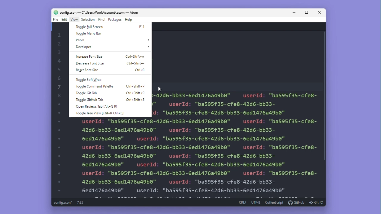  Describe the element at coordinates (199, 157) in the screenshot. I see `userId: "ba595f35-cfe8-42d6-bb33-6ed1476a49b8" userId: "ba595f35-cfe8-42d6-bb33-6ed1476a49b0" userId: "ba595f35-cfe8-42d6-bb33-6ed1476a49b0" userId: "ba595f35-cfe8-42d6-bb33-6ed1476a49b0" userId: "ba595f35-cfe8-42d6-bb33-6ed1476a49b0" userId: "ba595f35-cfe8-42d6-bb33-6ed1476a49b0" userId: "ba595f35-cfe8-42d6-bb33-6ed1476a49b8" userId: "ba595f35-cfe8-42d6-bb33-6ed1476a49be" userId: "ba595f35-cfe8-42d6-bb33-6ed1476a49be" 42d6-bb33-6ed1476a49b0" userId: "ba595f35-cfe8-42d6-bb33-userId: "ba595f35-cfe8-6ed1476a49b8" userId: "ba595f35-cfe8-42d6-bb33-6ed1476a49b0"` at that location.